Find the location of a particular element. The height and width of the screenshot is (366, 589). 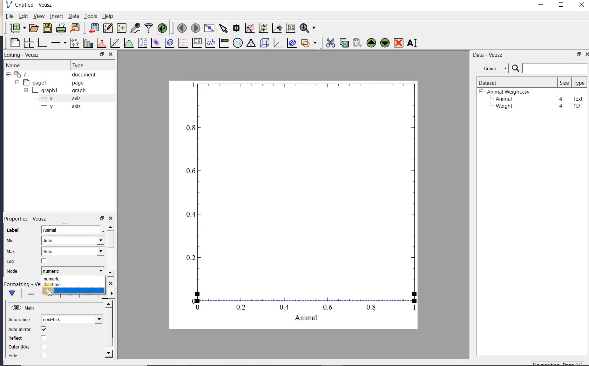

export to graphics format is located at coordinates (75, 27).